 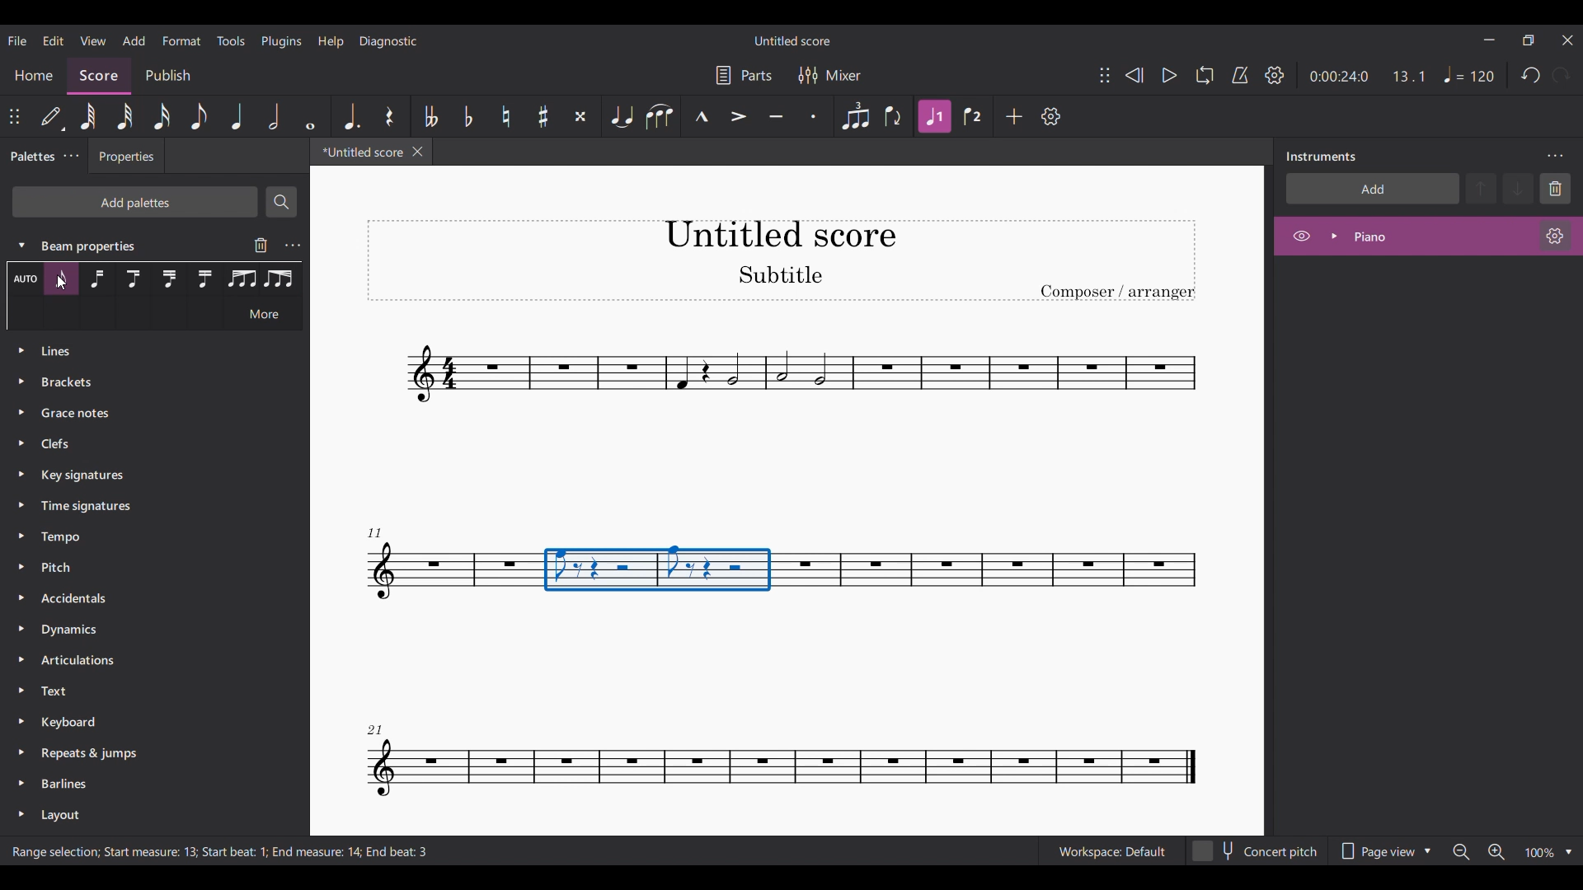 What do you see at coordinates (1540, 852) in the screenshot?
I see `Current zoom factor` at bounding box center [1540, 852].